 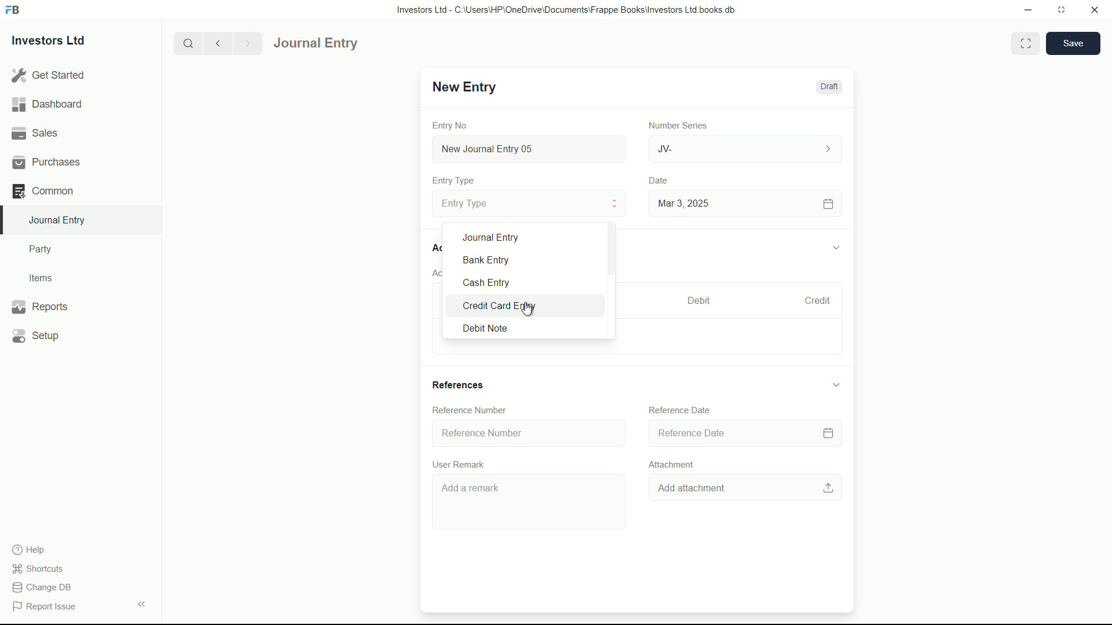 I want to click on Reference Date, so click(x=679, y=409).